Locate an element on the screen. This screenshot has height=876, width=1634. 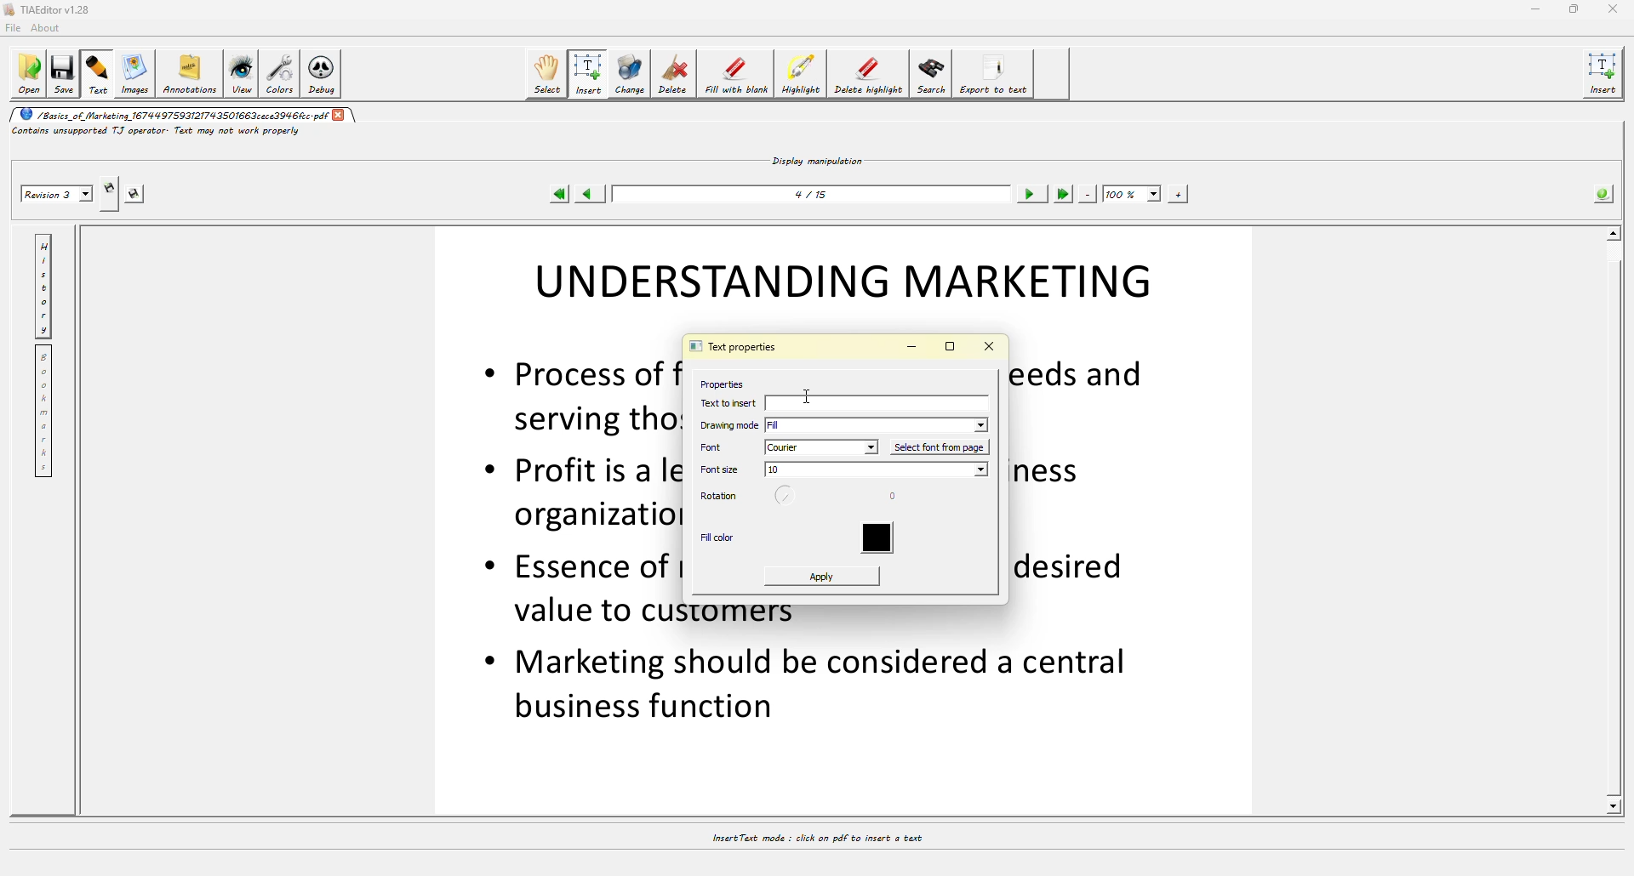
display manipulation is located at coordinates (820, 159).